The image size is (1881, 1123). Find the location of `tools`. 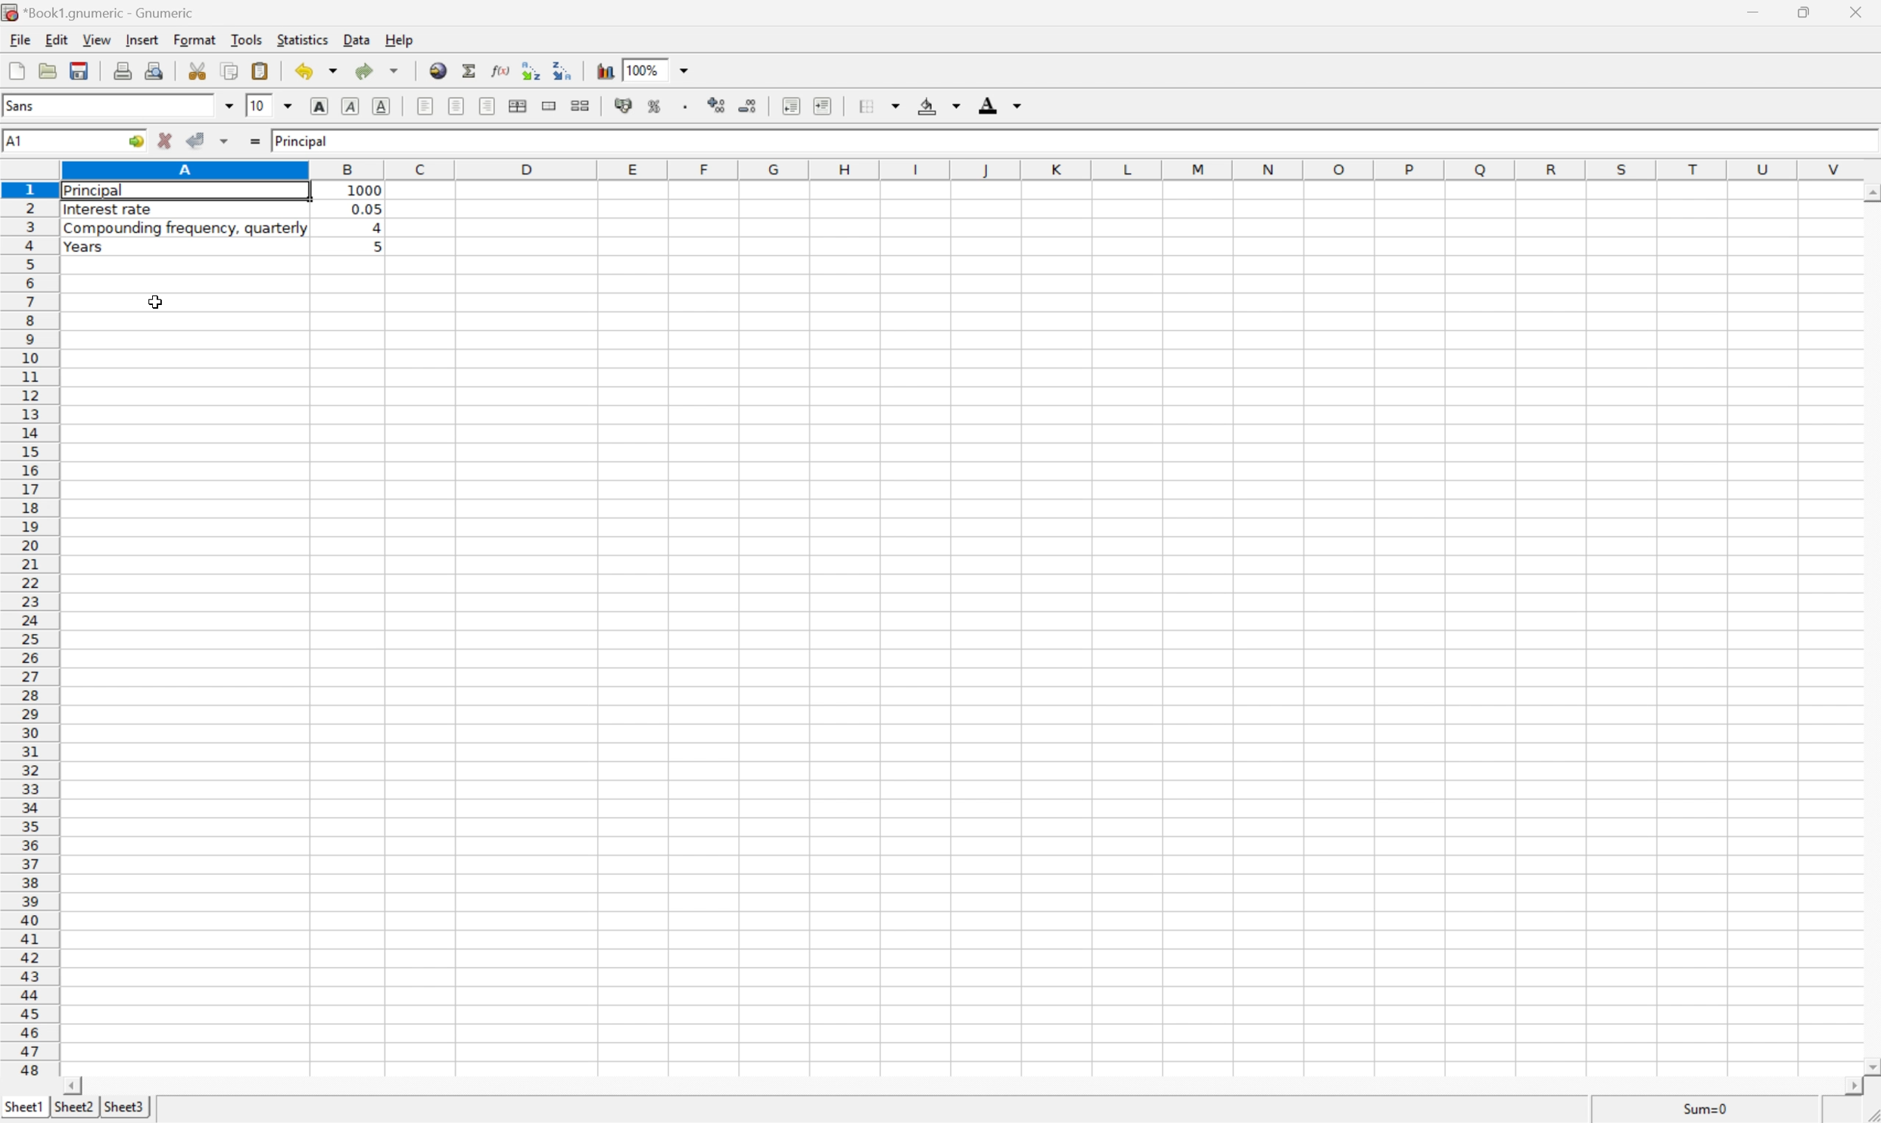

tools is located at coordinates (247, 39).